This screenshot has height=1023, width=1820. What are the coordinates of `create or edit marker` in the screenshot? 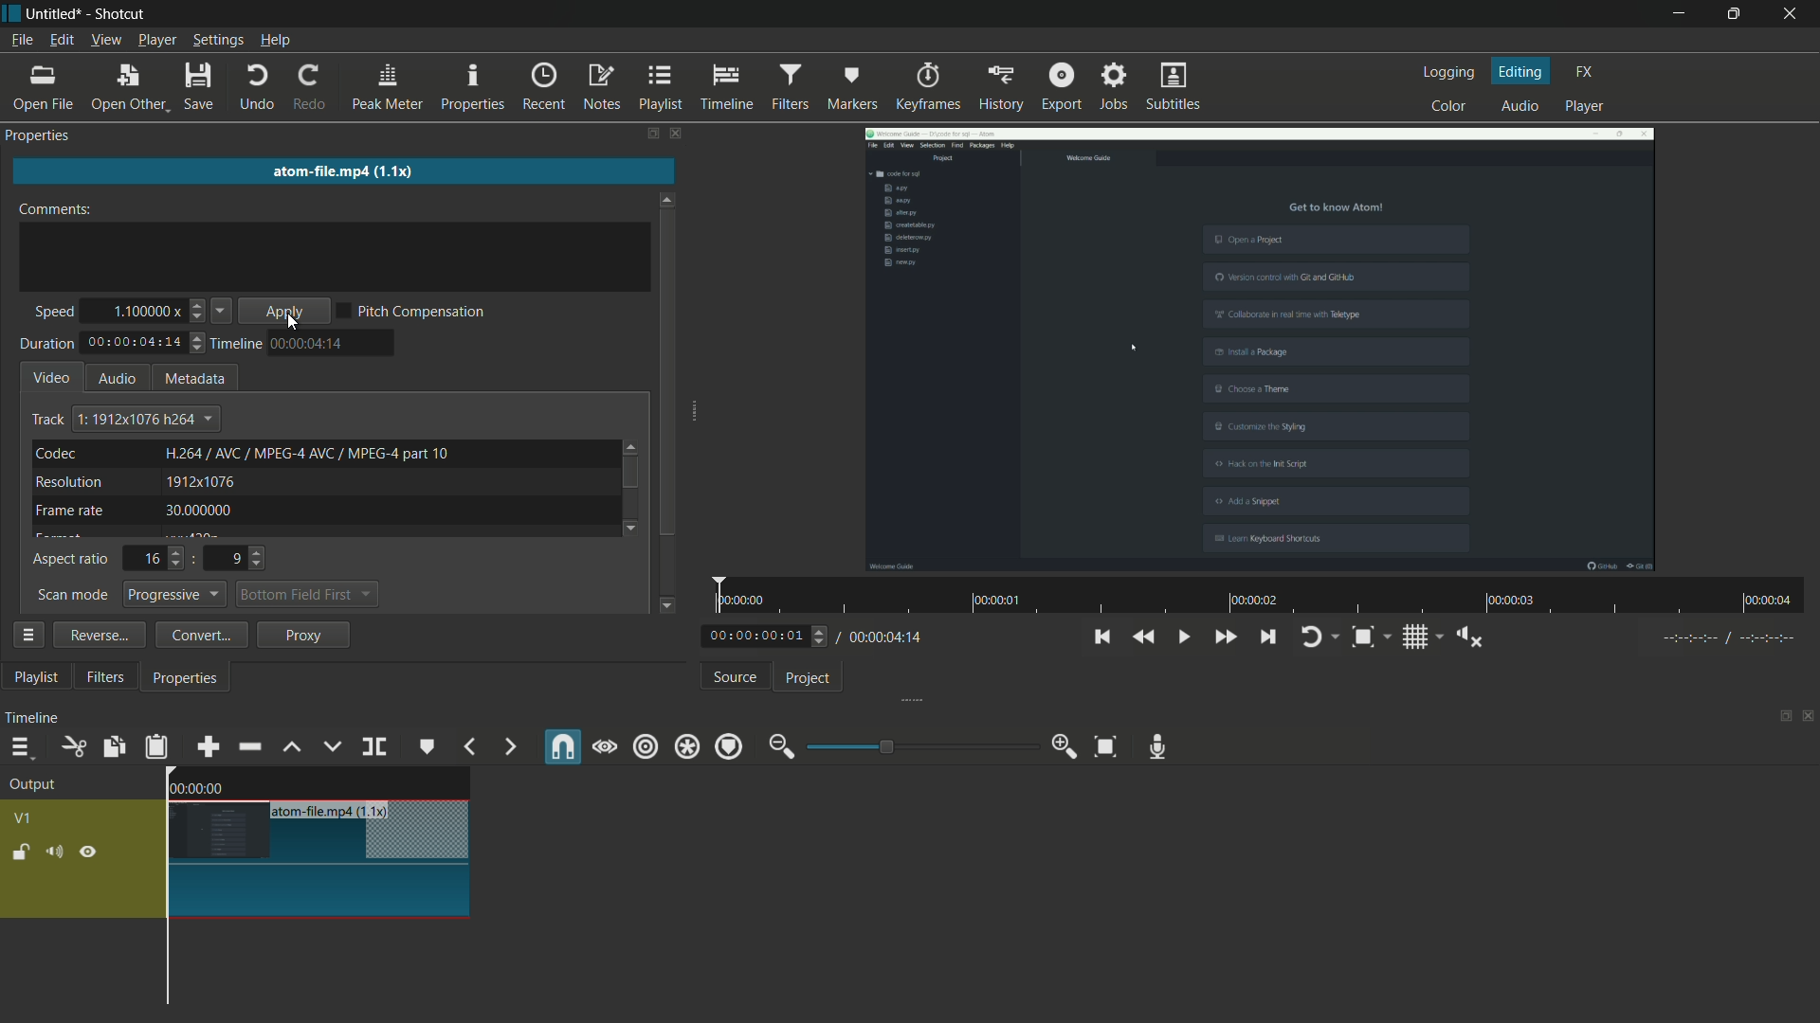 It's located at (428, 746).